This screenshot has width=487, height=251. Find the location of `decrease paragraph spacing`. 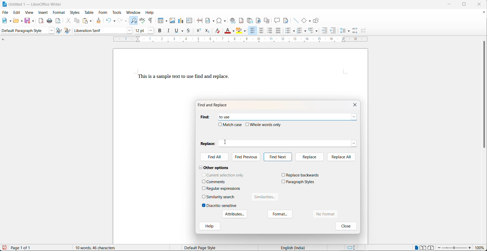

decrease paragraph spacing is located at coordinates (363, 31).